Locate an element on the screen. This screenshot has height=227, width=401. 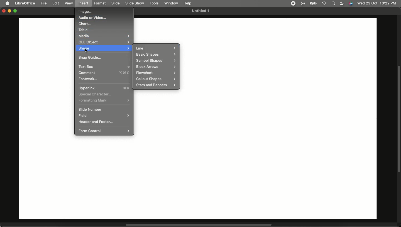
Slide number is located at coordinates (90, 109).